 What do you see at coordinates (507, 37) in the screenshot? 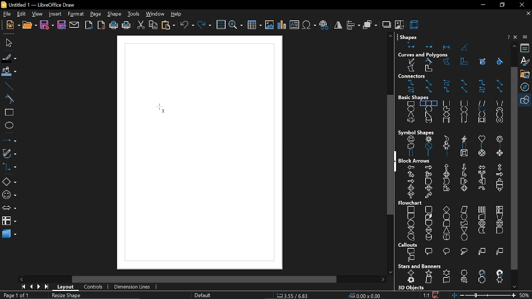
I see `help` at bounding box center [507, 37].